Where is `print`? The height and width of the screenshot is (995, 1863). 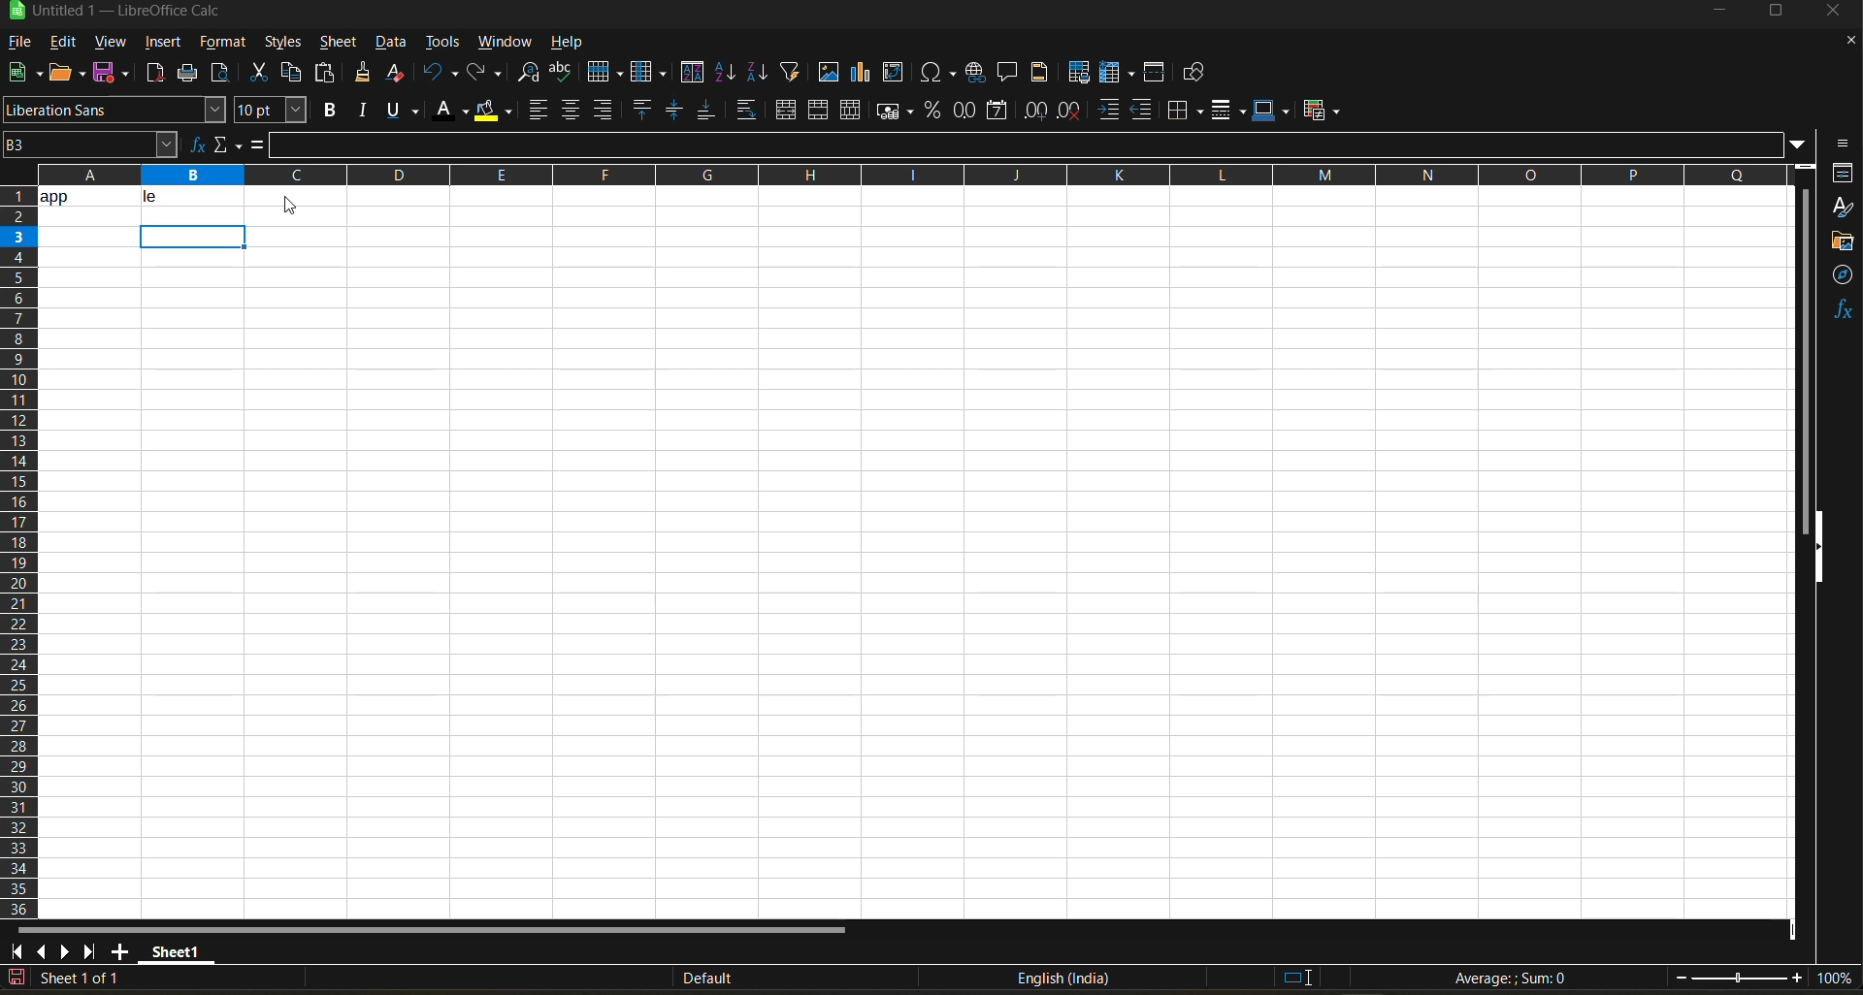 print is located at coordinates (187, 74).